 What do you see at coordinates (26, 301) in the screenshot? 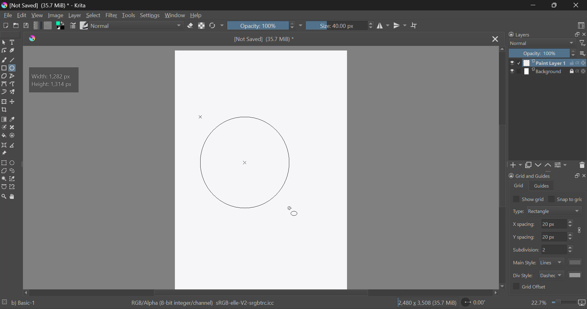
I see `b) Basic-1` at bounding box center [26, 301].